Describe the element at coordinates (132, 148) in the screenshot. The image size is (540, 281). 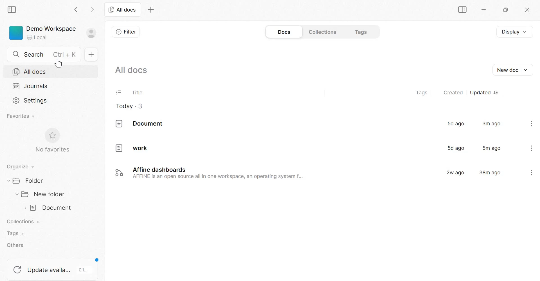
I see `work` at that location.